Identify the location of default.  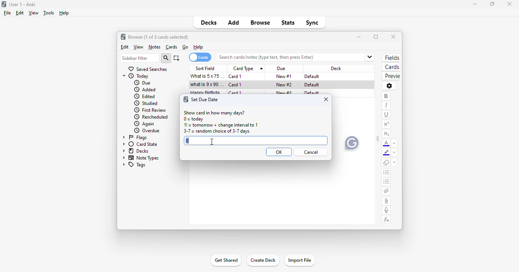
(312, 77).